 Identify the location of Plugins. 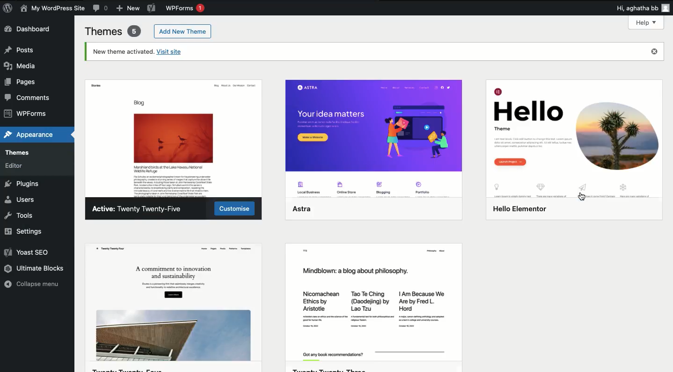
(24, 182).